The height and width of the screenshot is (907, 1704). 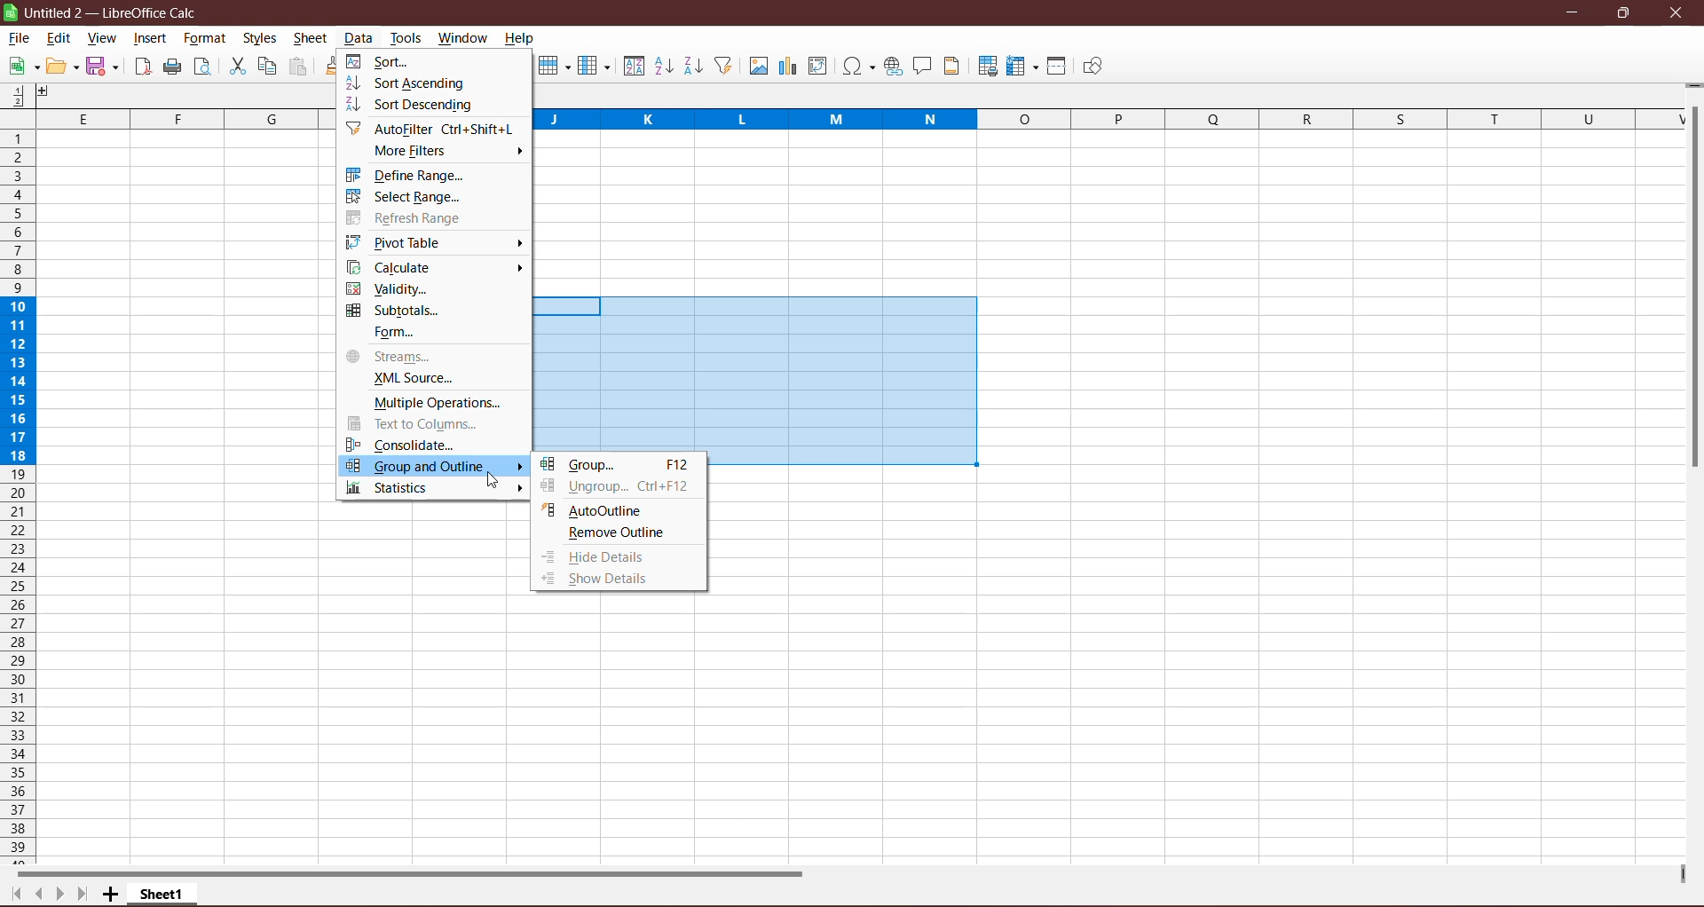 I want to click on AutoFilter, so click(x=725, y=66).